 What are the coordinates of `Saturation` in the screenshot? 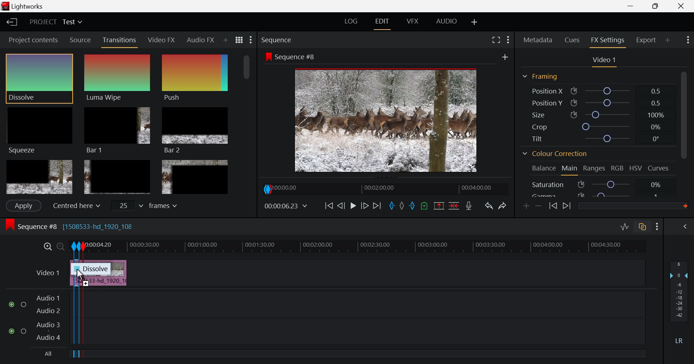 It's located at (598, 184).